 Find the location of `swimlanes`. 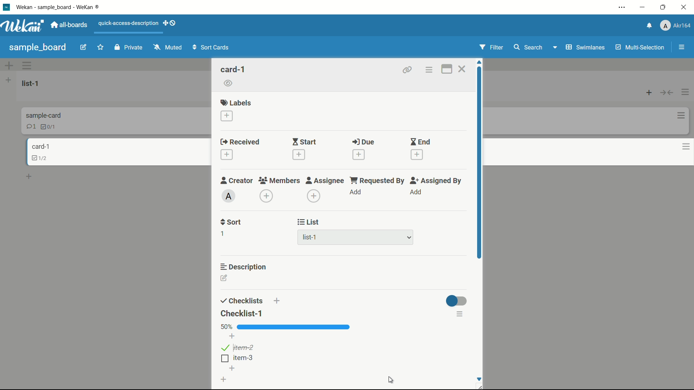

swimlanes is located at coordinates (580, 48).